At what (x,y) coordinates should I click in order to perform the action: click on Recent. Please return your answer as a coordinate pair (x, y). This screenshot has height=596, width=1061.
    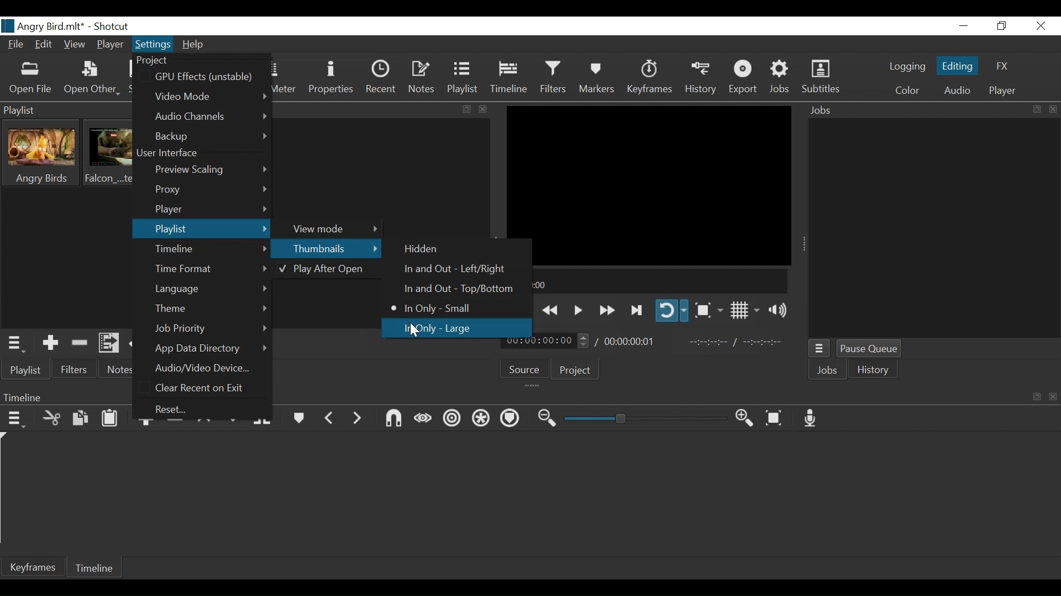
    Looking at the image, I should click on (380, 79).